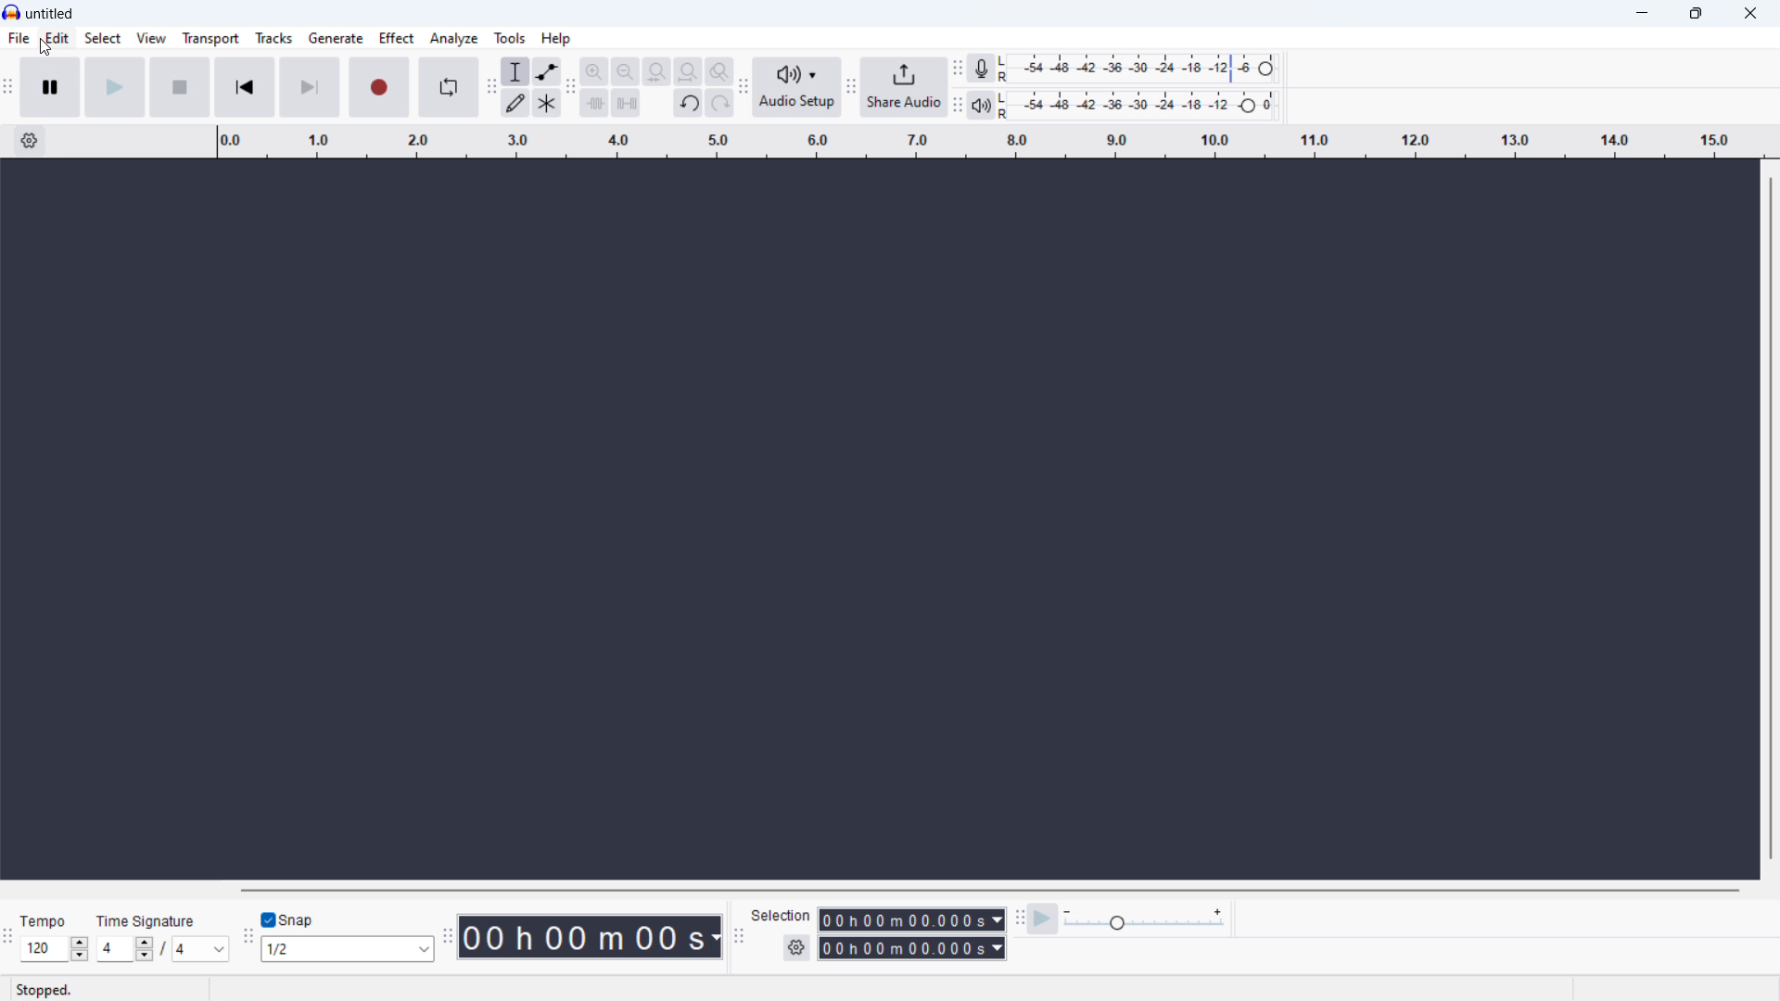 Image resolution: width=1780 pixels, height=1001 pixels. Describe the element at coordinates (150, 919) in the screenshot. I see `Time signature` at that location.